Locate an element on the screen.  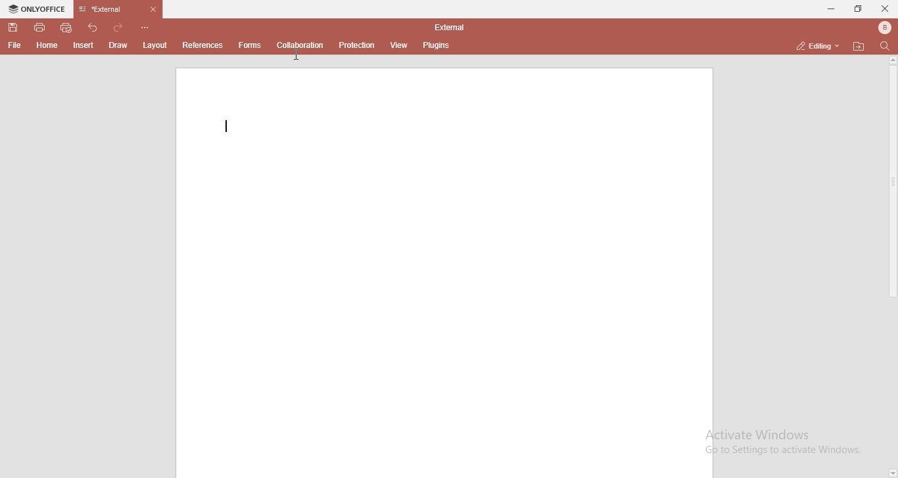
forms is located at coordinates (252, 45).